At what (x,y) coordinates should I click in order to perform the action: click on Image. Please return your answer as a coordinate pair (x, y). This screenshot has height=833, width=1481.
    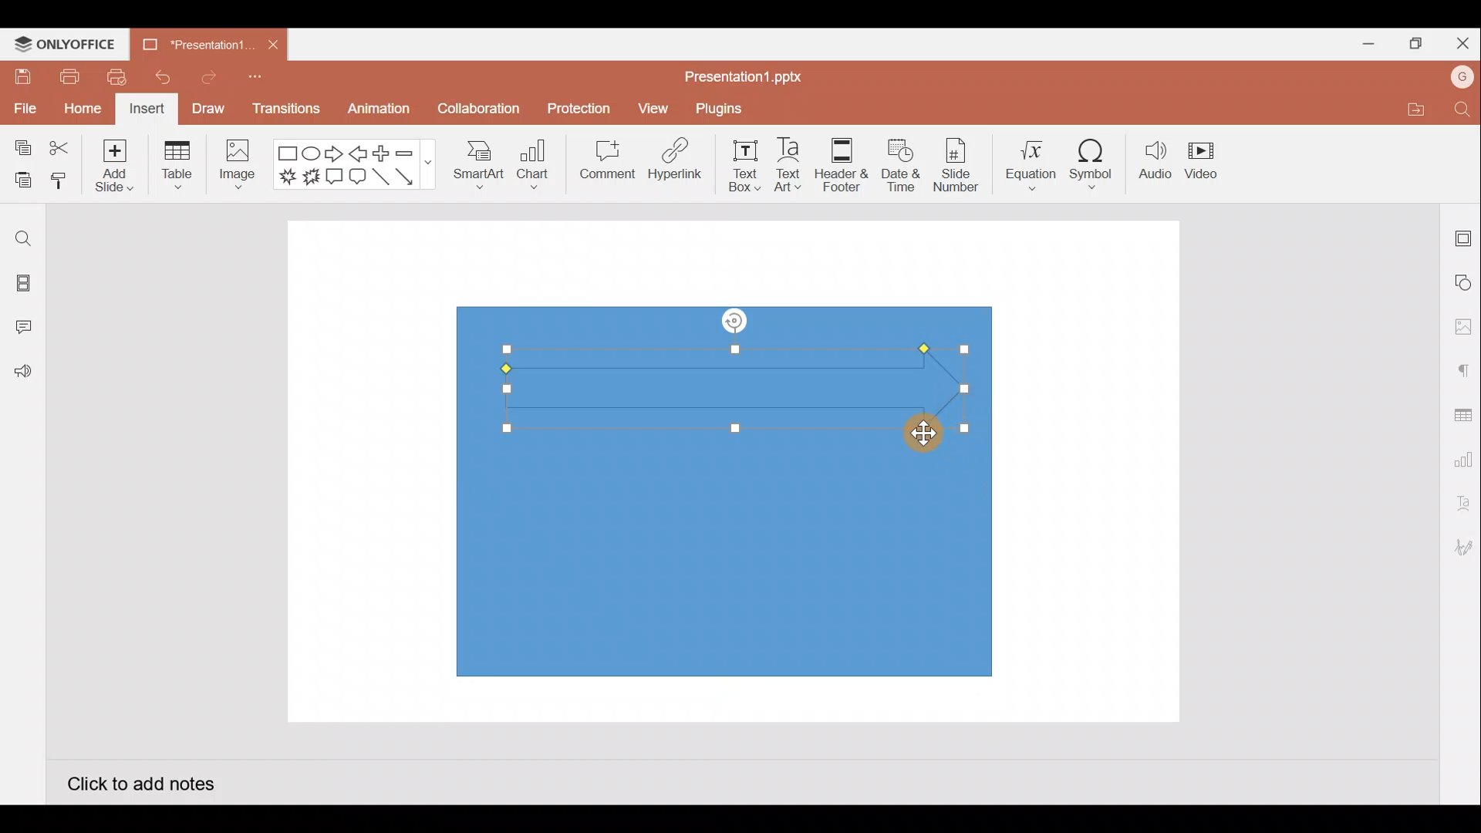
    Looking at the image, I should click on (234, 168).